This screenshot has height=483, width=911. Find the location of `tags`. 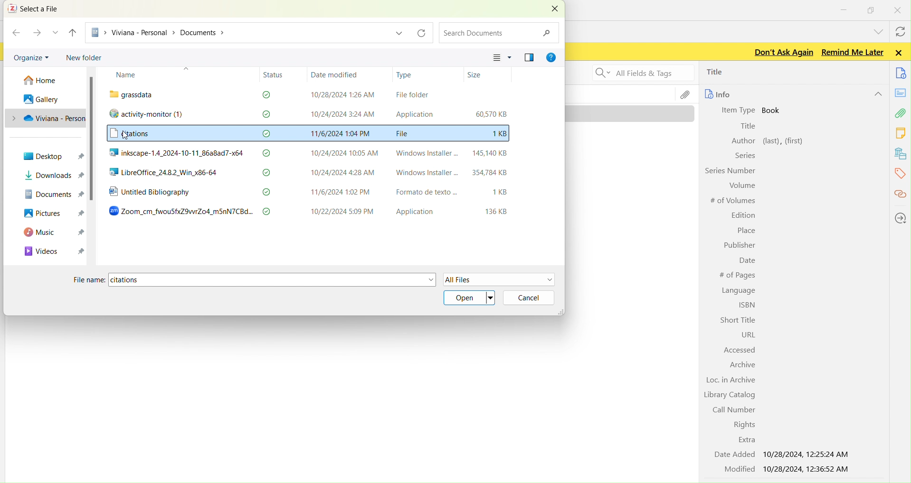

tags is located at coordinates (901, 173).